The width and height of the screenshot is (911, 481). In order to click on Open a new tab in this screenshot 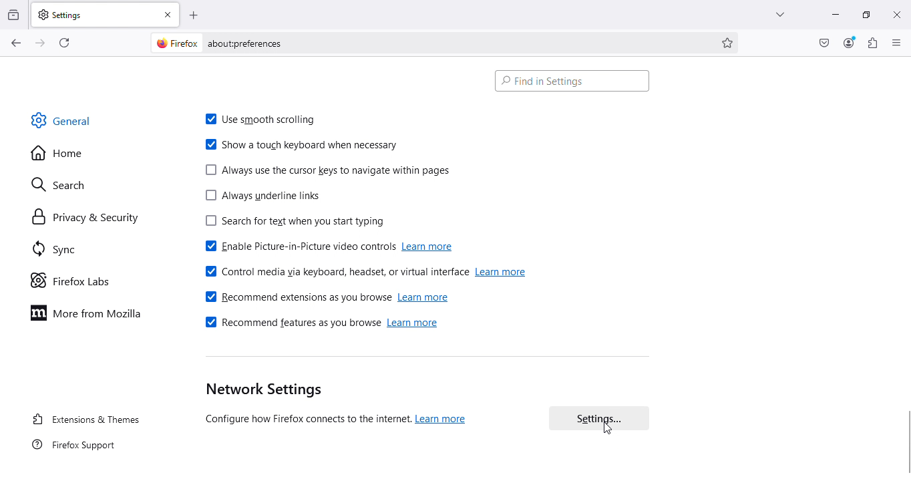, I will do `click(194, 15)`.